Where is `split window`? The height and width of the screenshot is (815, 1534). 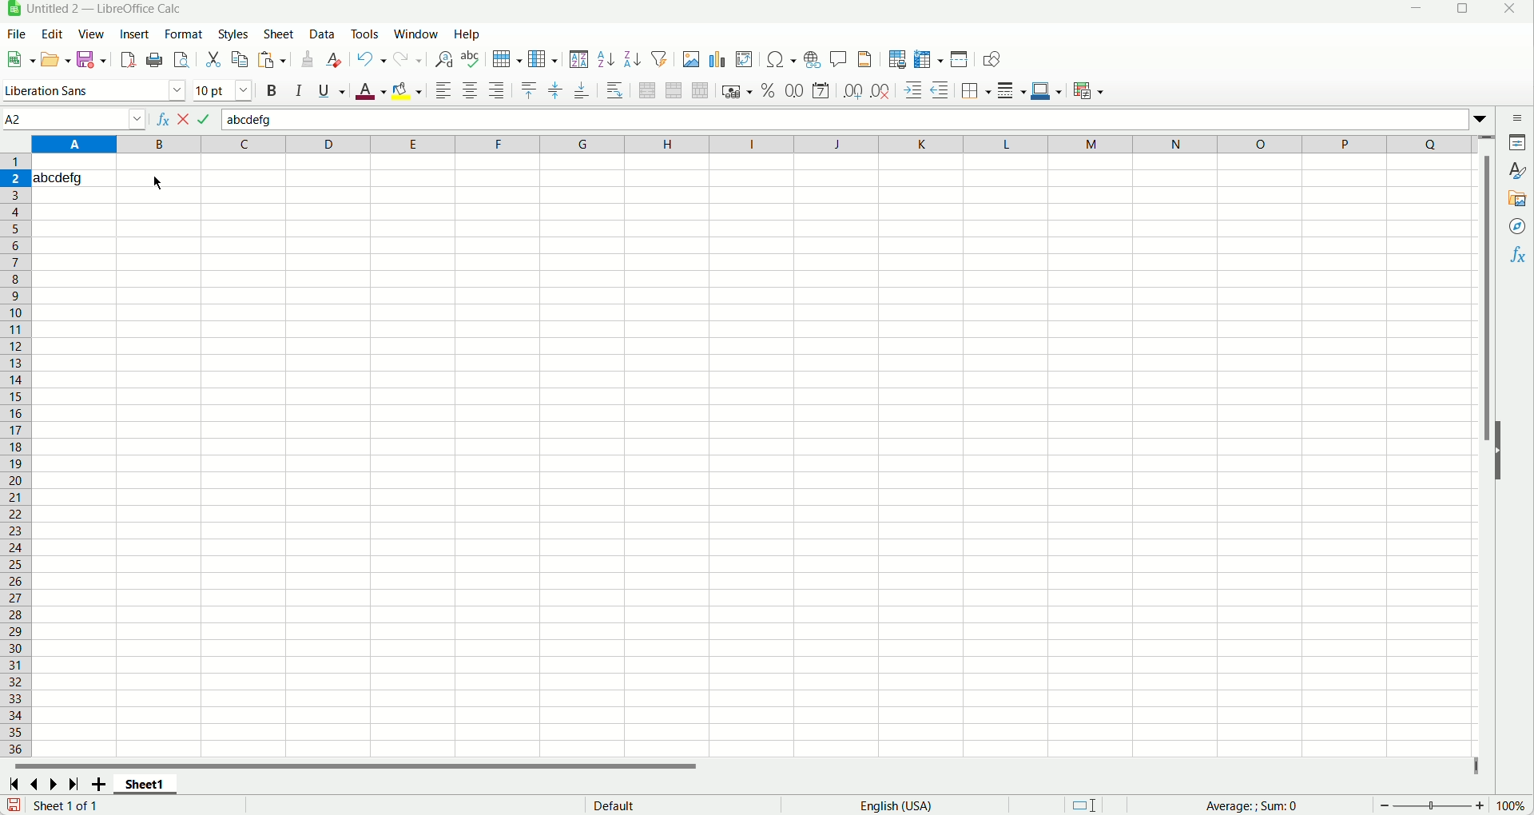
split window is located at coordinates (960, 58).